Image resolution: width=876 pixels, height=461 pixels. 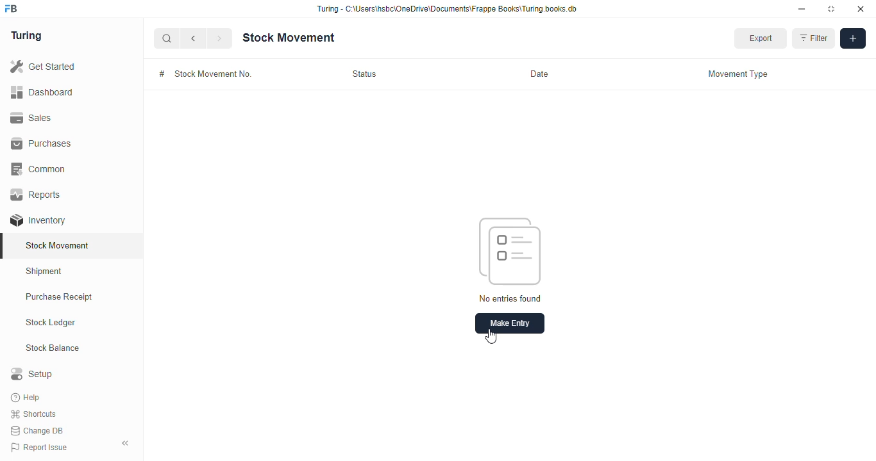 I want to click on help, so click(x=27, y=398).